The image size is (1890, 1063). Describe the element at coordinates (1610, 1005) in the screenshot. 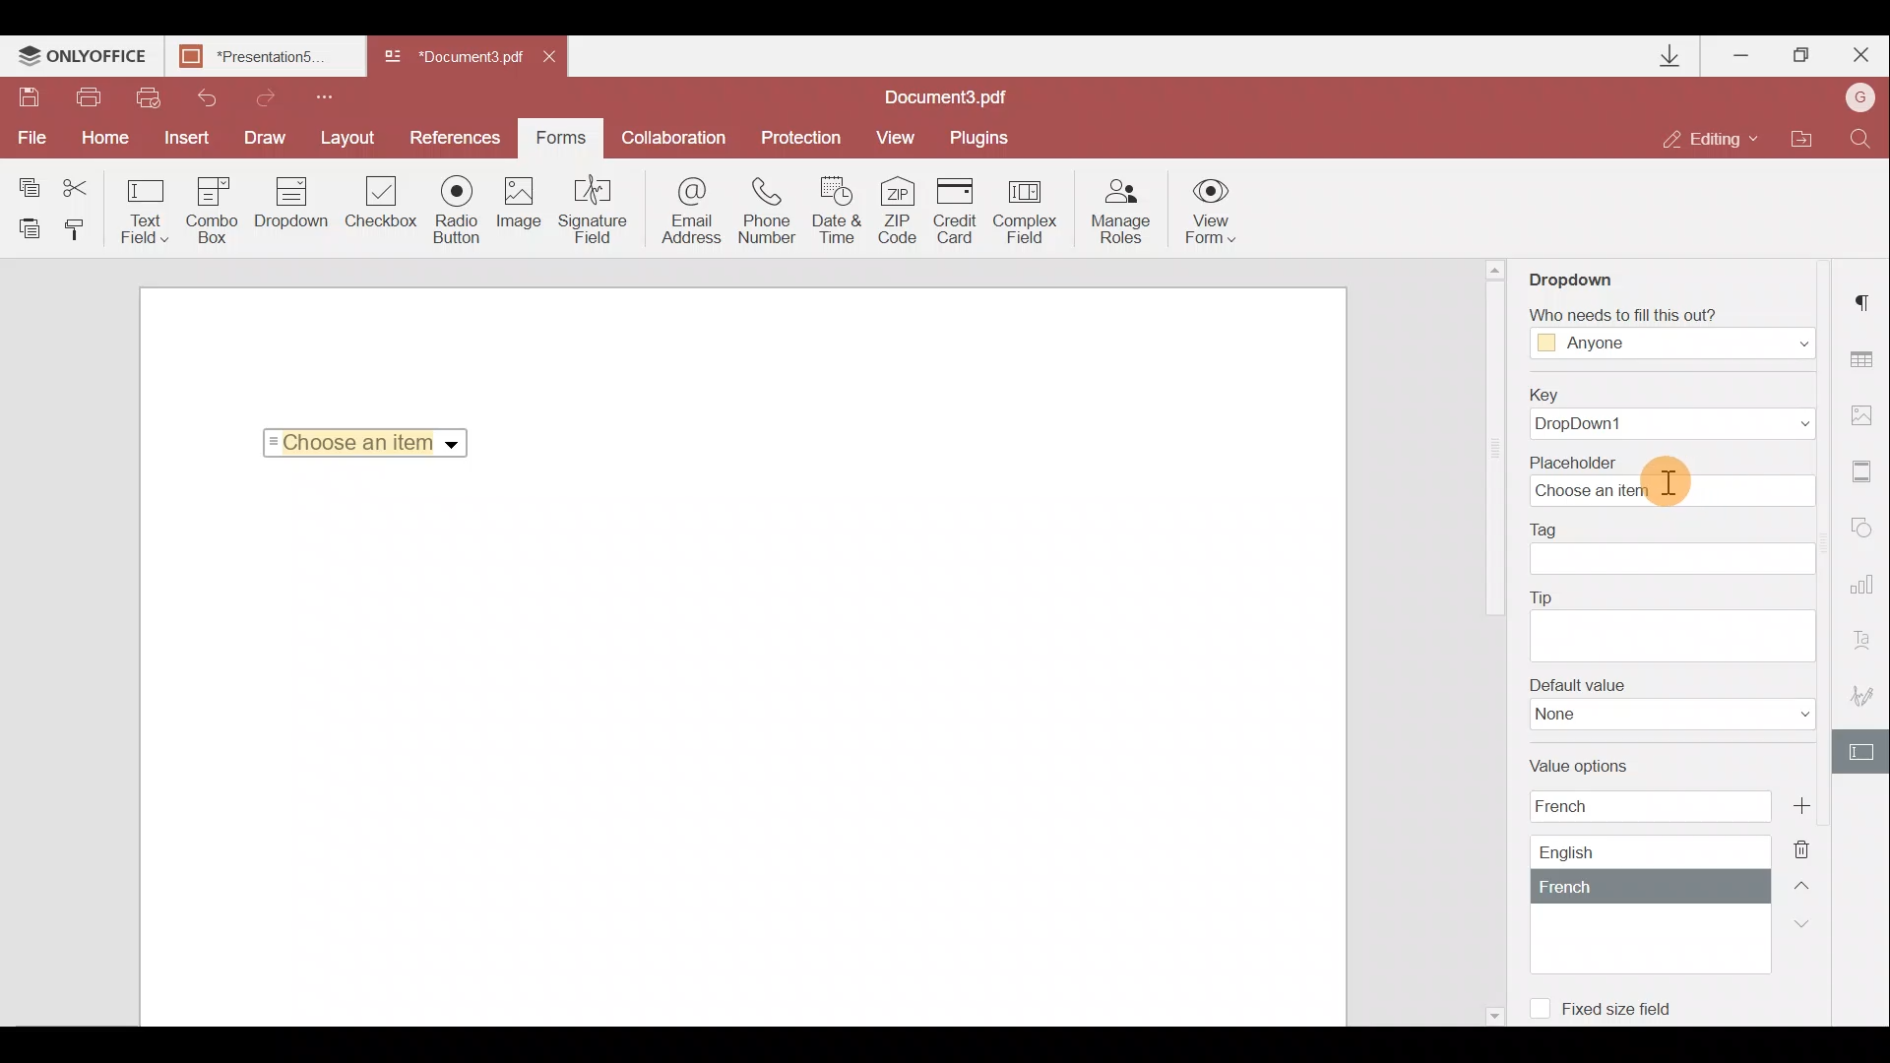

I see `Fixed size field` at that location.